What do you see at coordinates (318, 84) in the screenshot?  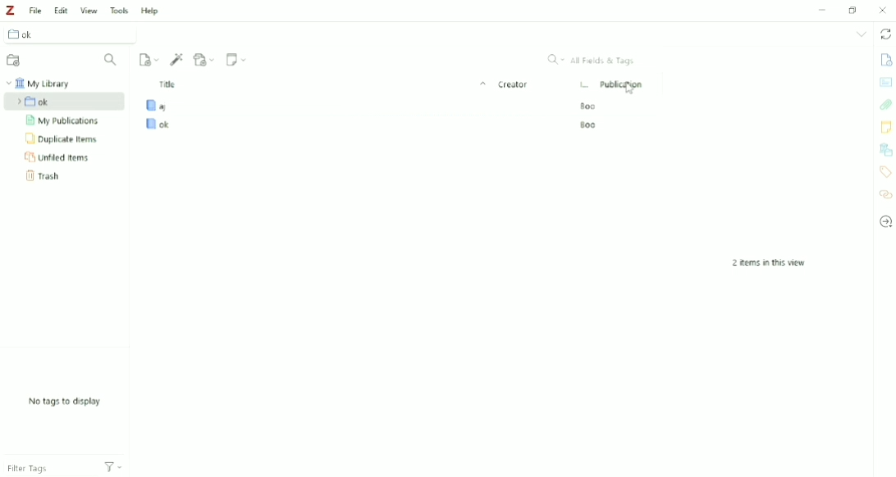 I see `Title` at bounding box center [318, 84].